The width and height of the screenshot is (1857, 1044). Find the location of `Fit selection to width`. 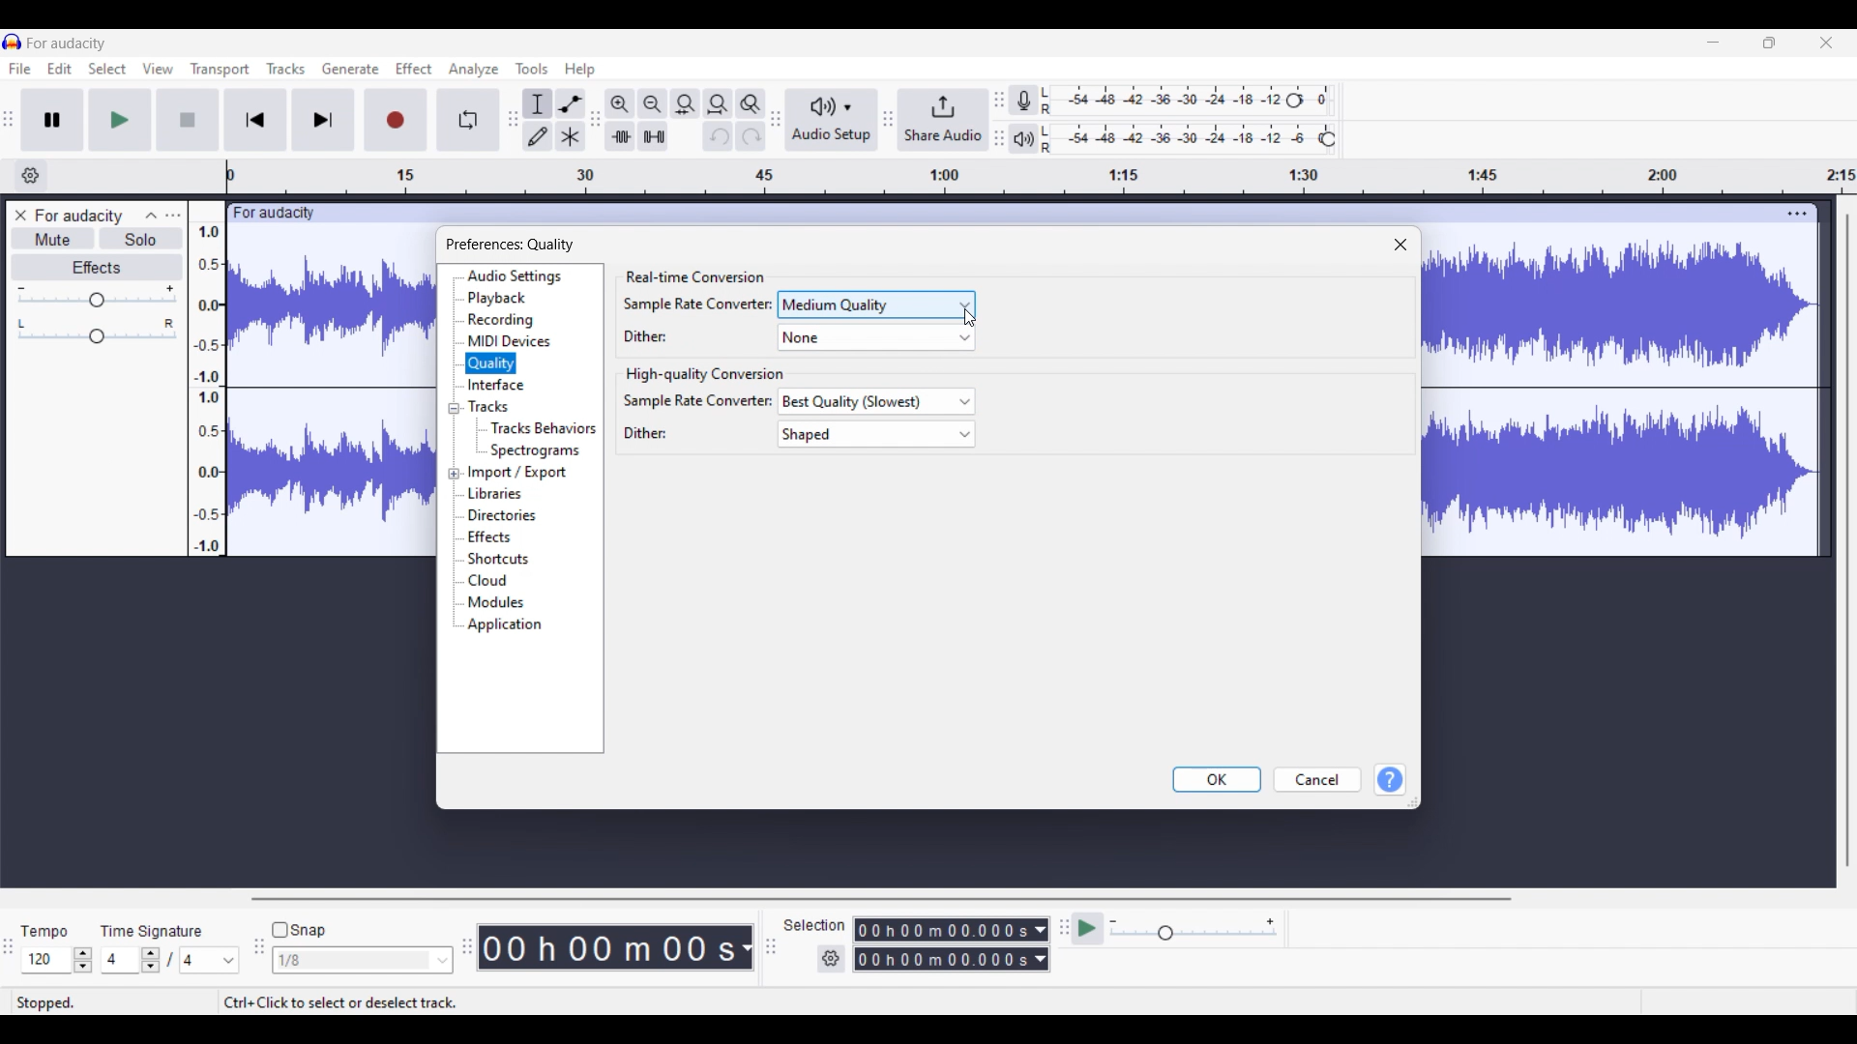

Fit selection to width is located at coordinates (685, 103).